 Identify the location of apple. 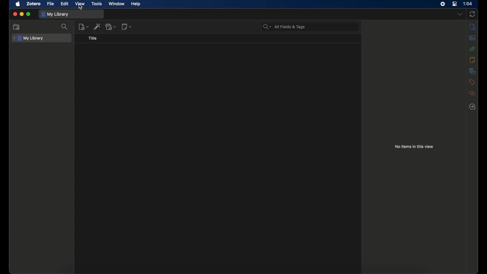
(18, 4).